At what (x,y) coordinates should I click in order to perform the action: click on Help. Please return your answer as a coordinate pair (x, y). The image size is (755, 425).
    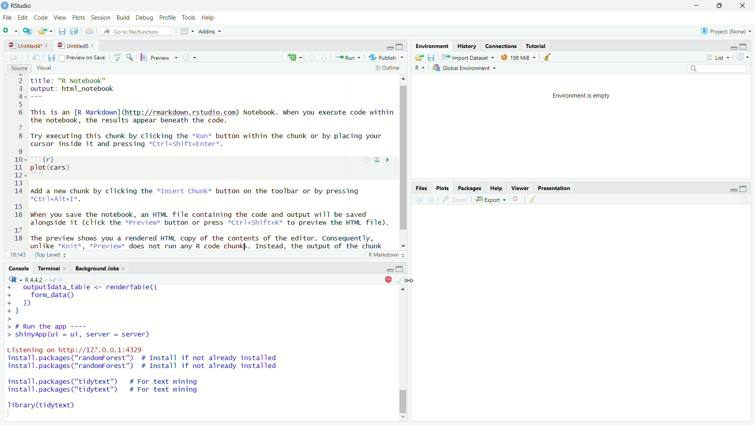
    Looking at the image, I should click on (209, 18).